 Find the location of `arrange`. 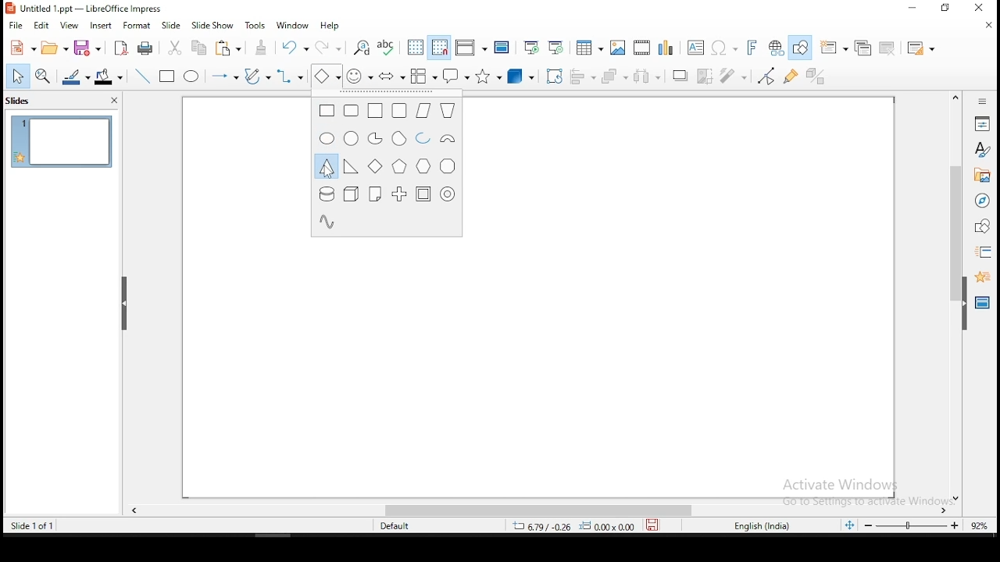

arrange is located at coordinates (616, 76).